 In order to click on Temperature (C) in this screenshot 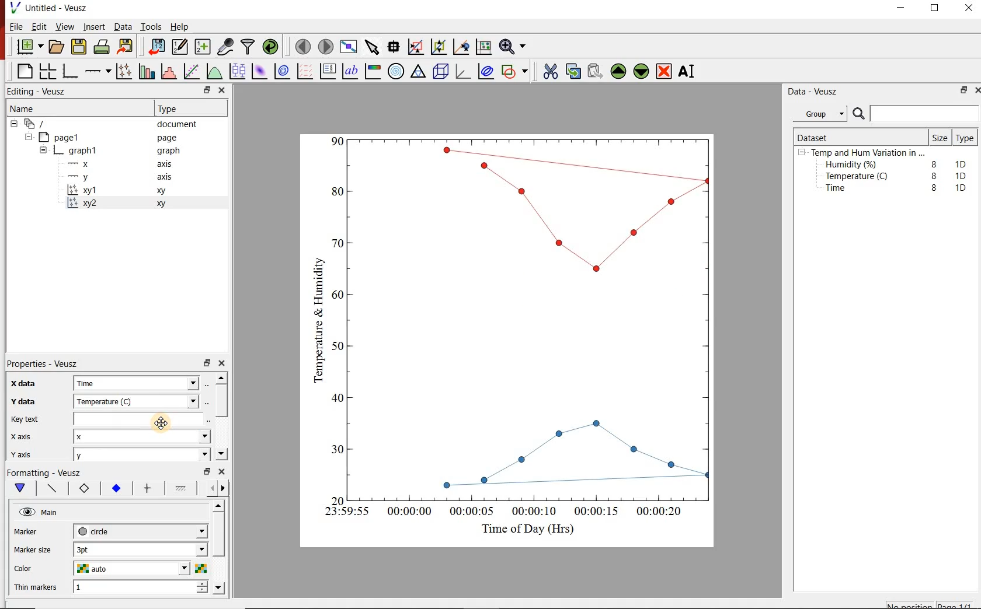, I will do `click(106, 401)`.